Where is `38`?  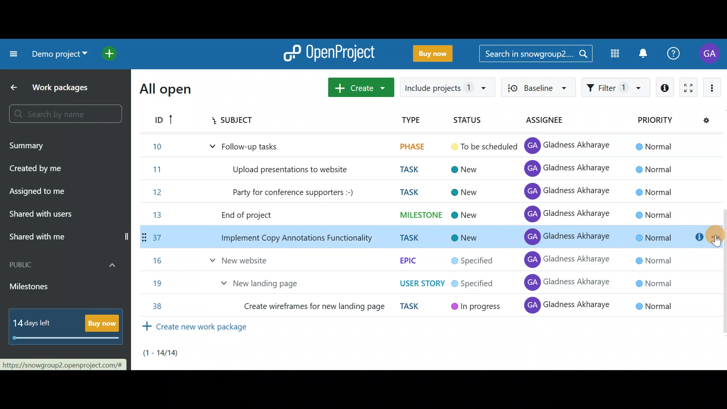 38 is located at coordinates (154, 306).